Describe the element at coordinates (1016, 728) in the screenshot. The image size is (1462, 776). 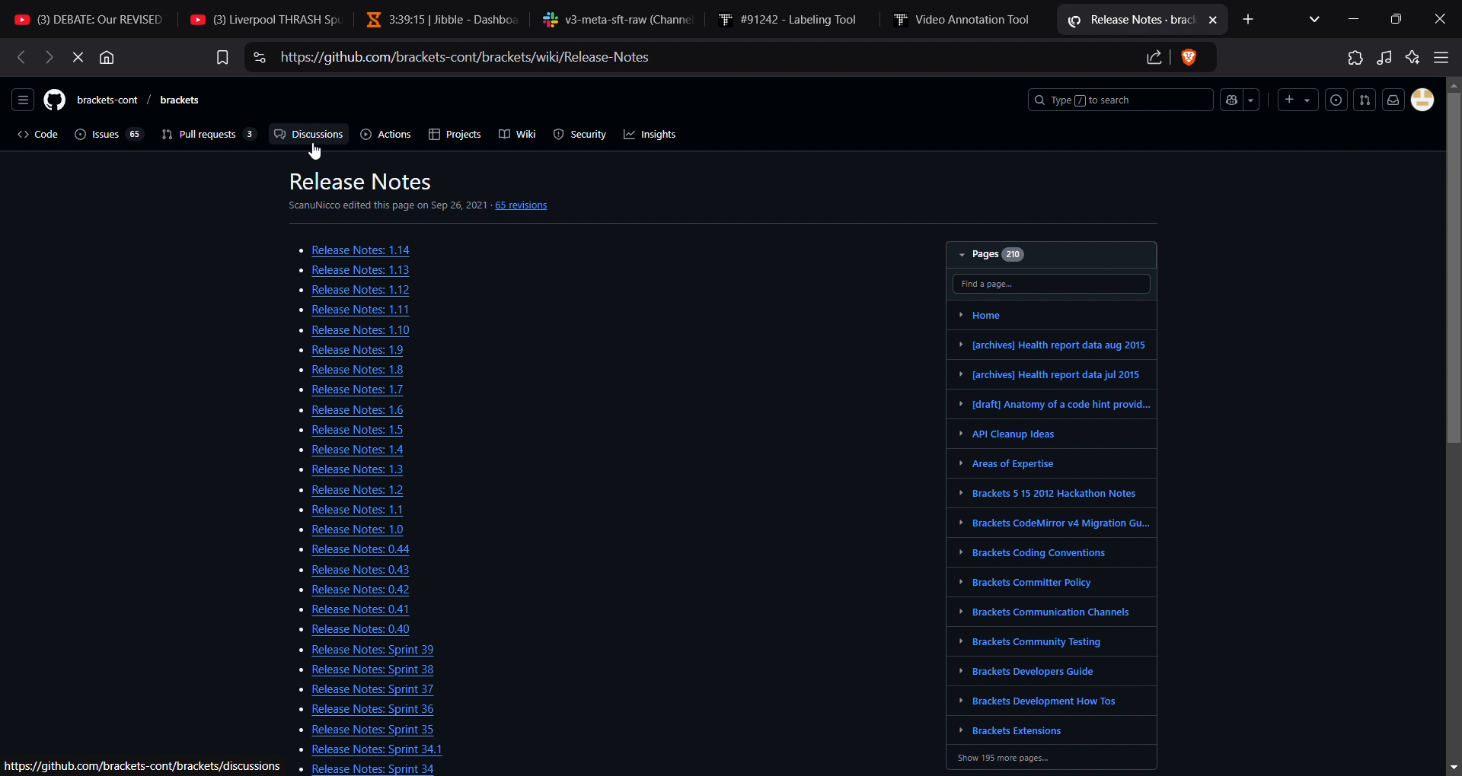
I see `brackets extensions` at that location.